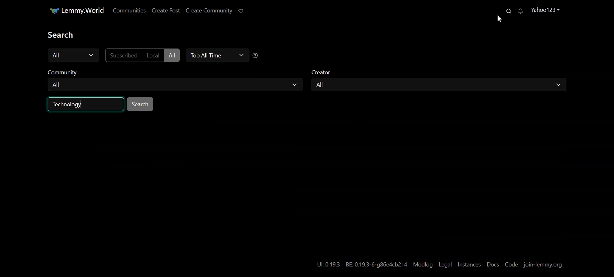  What do you see at coordinates (499, 19) in the screenshot?
I see `Cursor` at bounding box center [499, 19].